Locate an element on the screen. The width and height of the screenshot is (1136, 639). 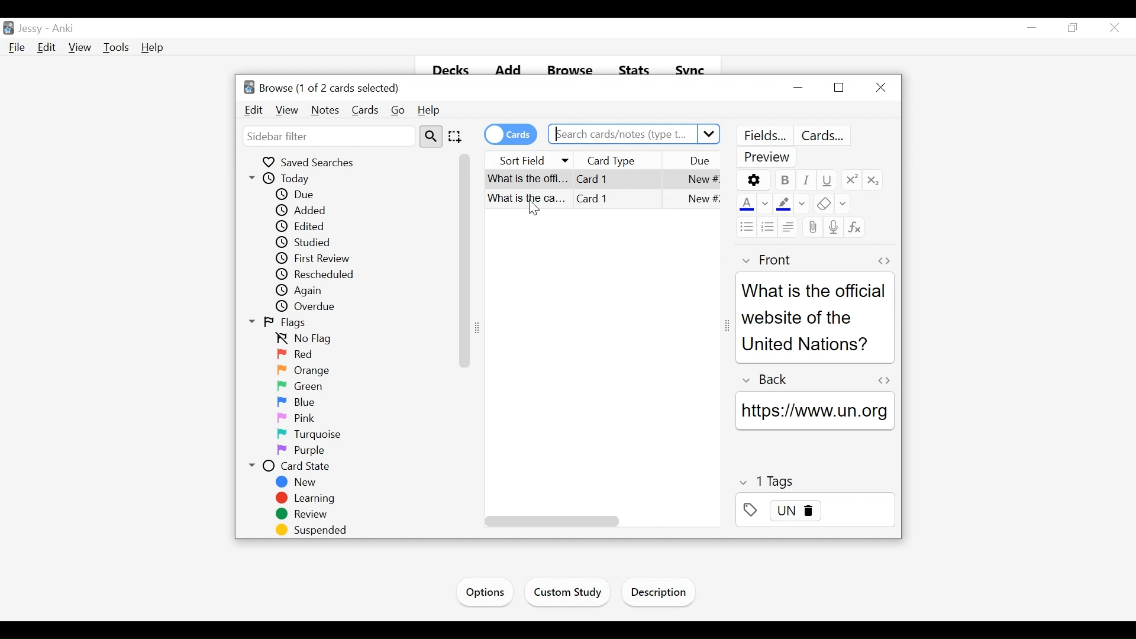
Red is located at coordinates (294, 354).